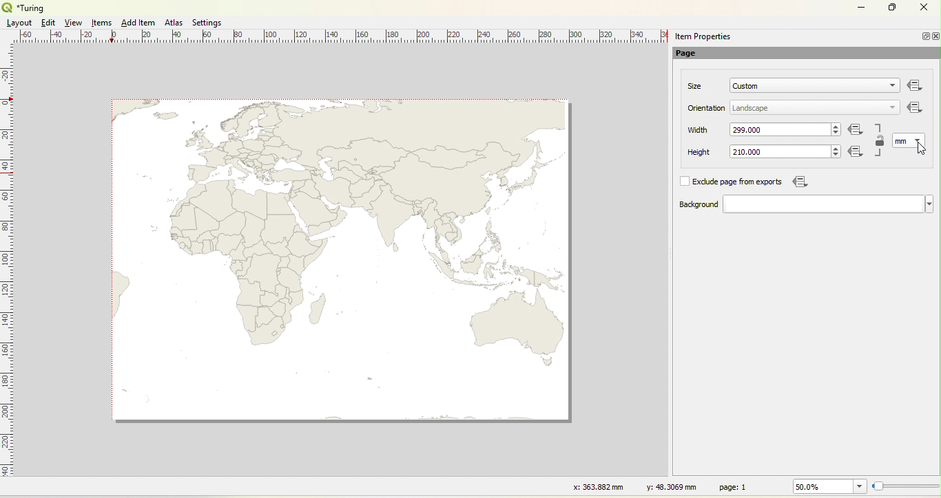 The width and height of the screenshot is (941, 498). What do you see at coordinates (345, 37) in the screenshot?
I see `Ruler` at bounding box center [345, 37].